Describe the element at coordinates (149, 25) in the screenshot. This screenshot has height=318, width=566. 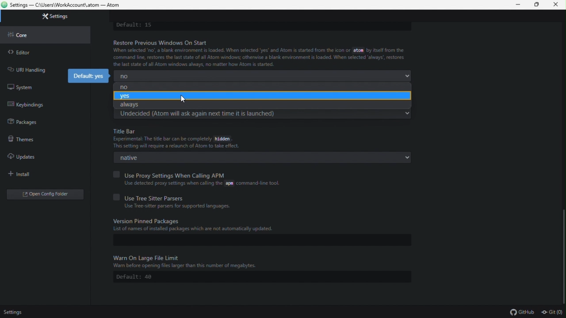
I see `default:15` at that location.